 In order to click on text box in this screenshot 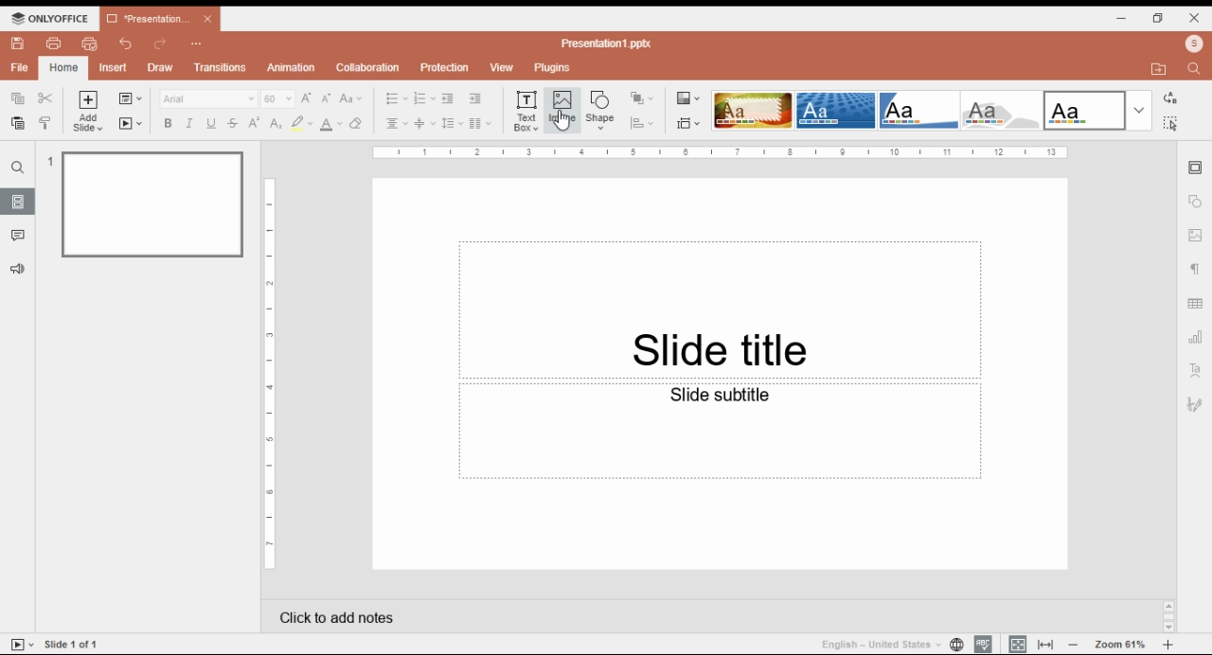, I will do `click(719, 431)`.